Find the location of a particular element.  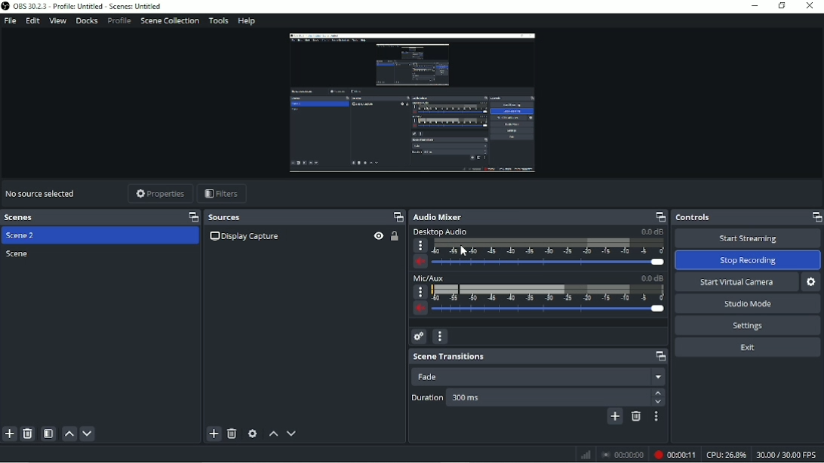

Start virtual camera is located at coordinates (736, 281).